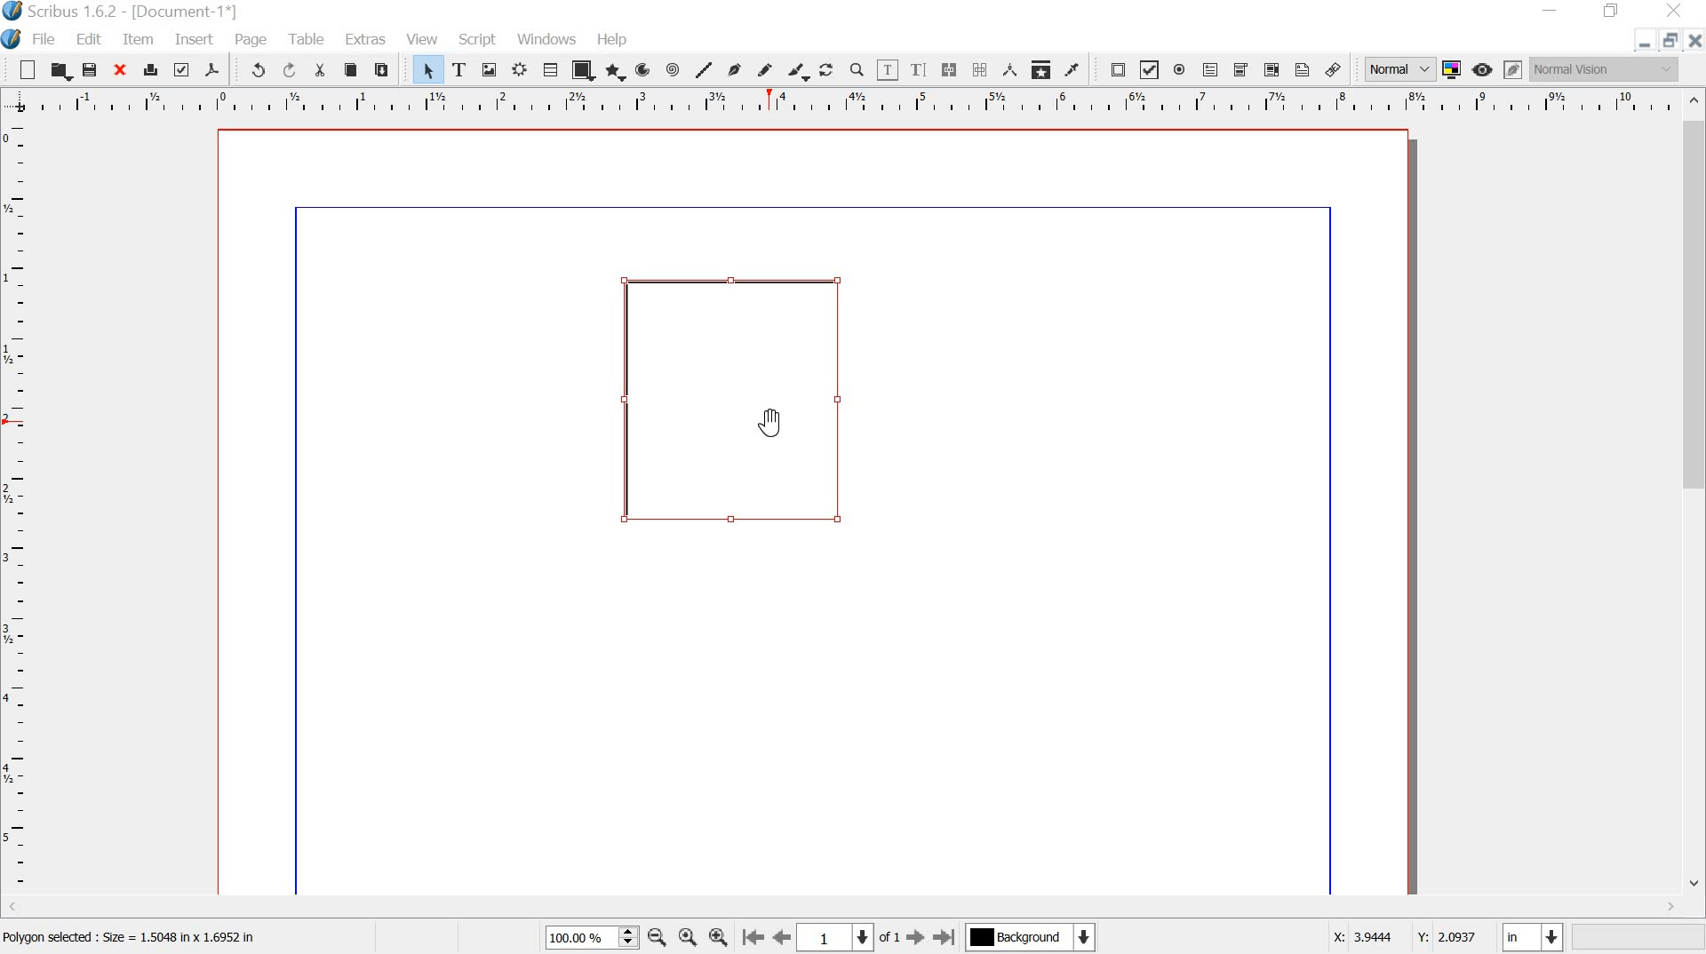 This screenshot has width=1706, height=954. I want to click on measurements, so click(1011, 71).